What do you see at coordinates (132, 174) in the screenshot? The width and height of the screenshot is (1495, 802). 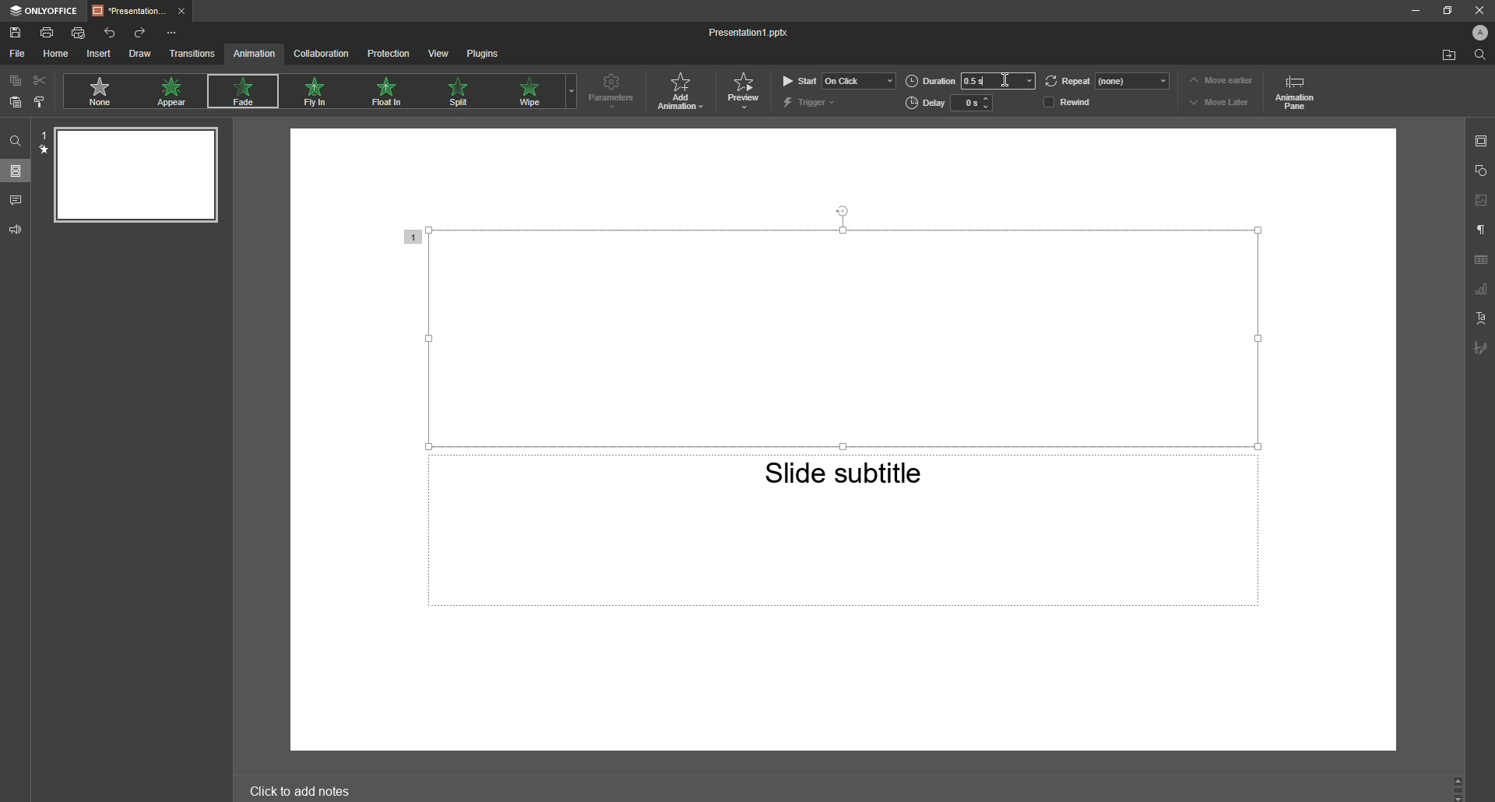 I see `Slide Preview` at bounding box center [132, 174].